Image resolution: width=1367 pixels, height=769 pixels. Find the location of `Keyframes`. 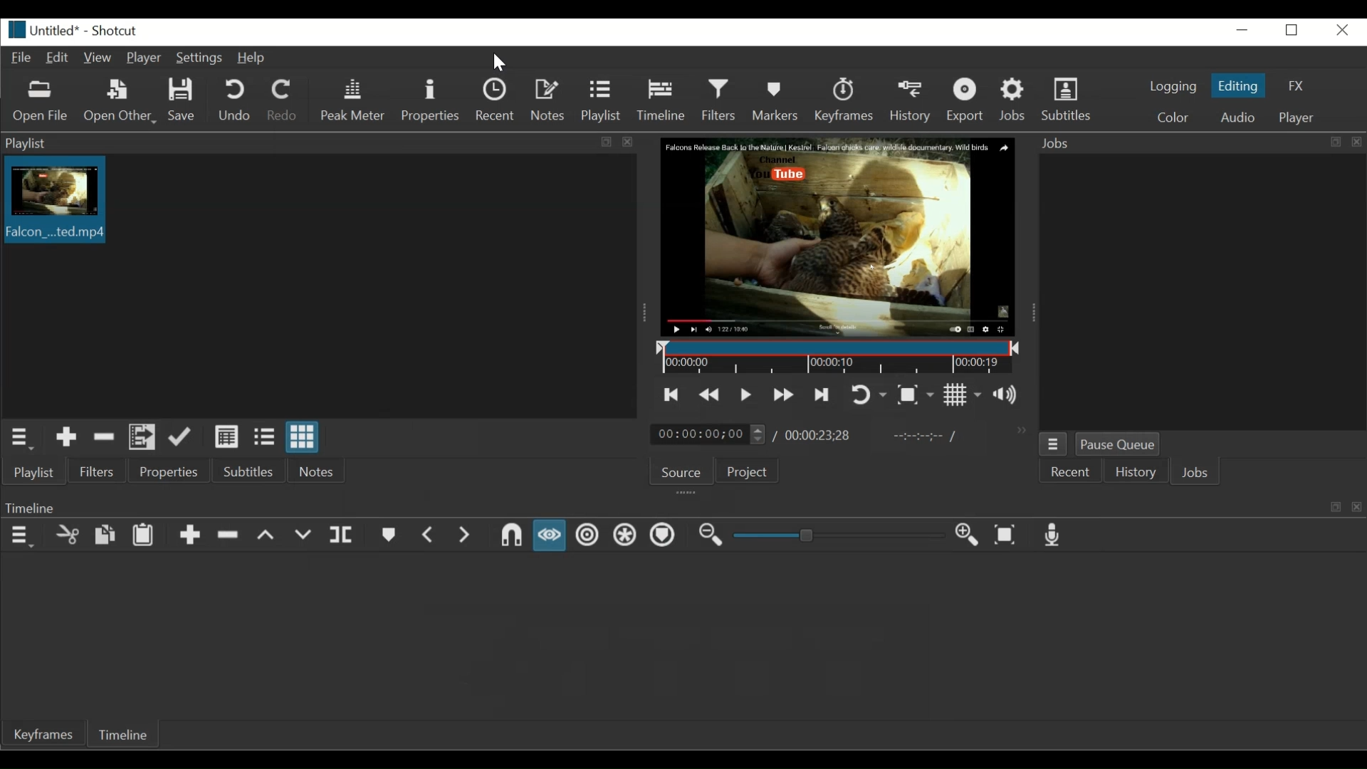

Keyframes is located at coordinates (42, 736).